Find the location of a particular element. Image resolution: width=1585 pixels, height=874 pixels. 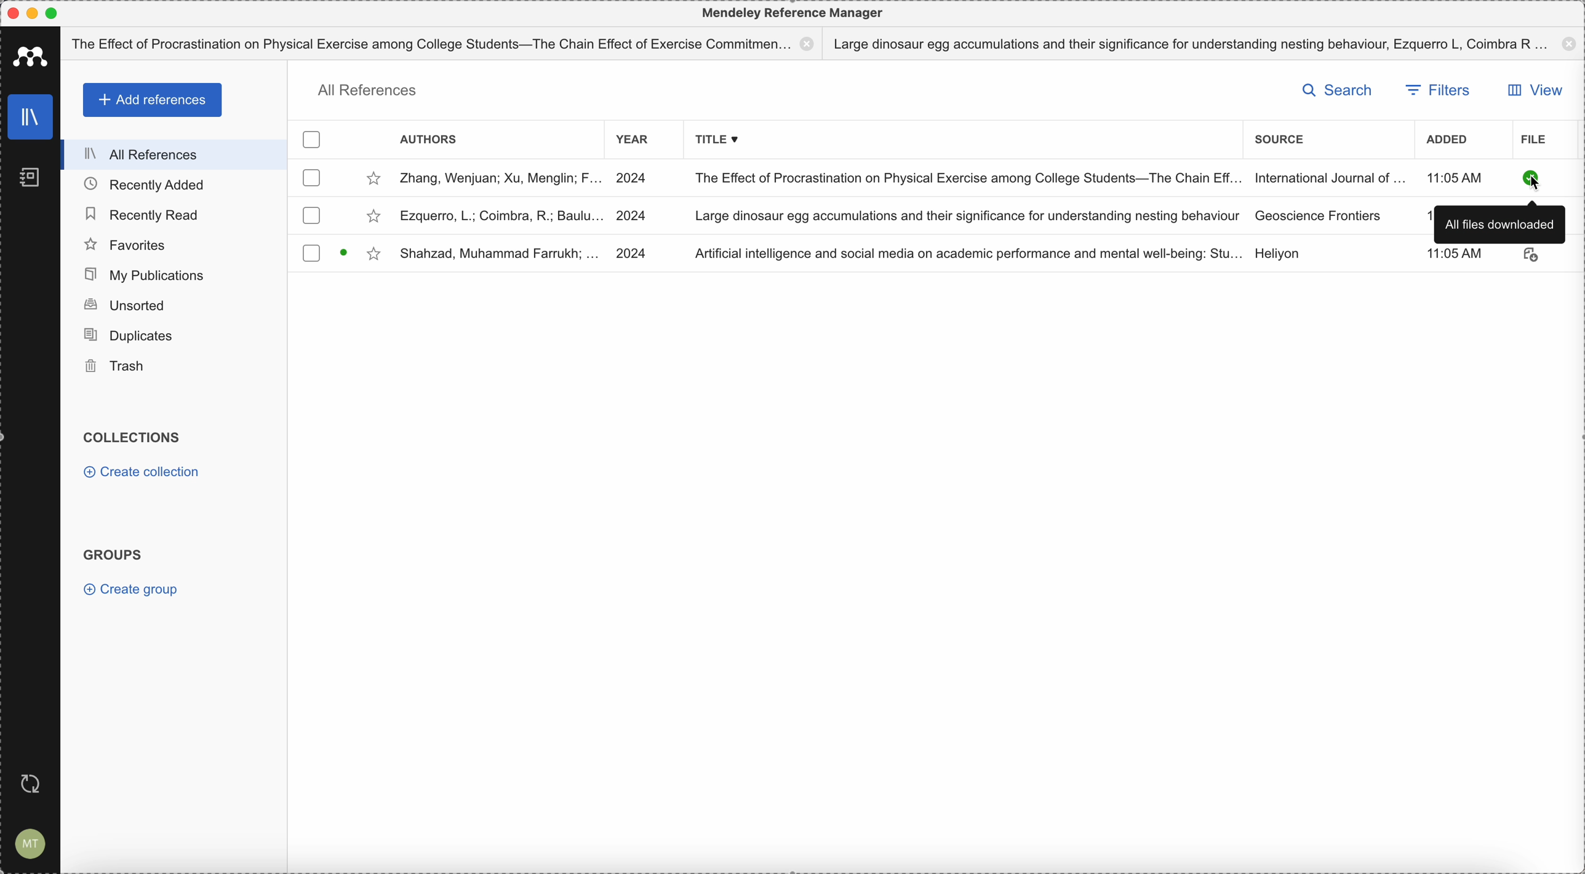

search is located at coordinates (1336, 90).